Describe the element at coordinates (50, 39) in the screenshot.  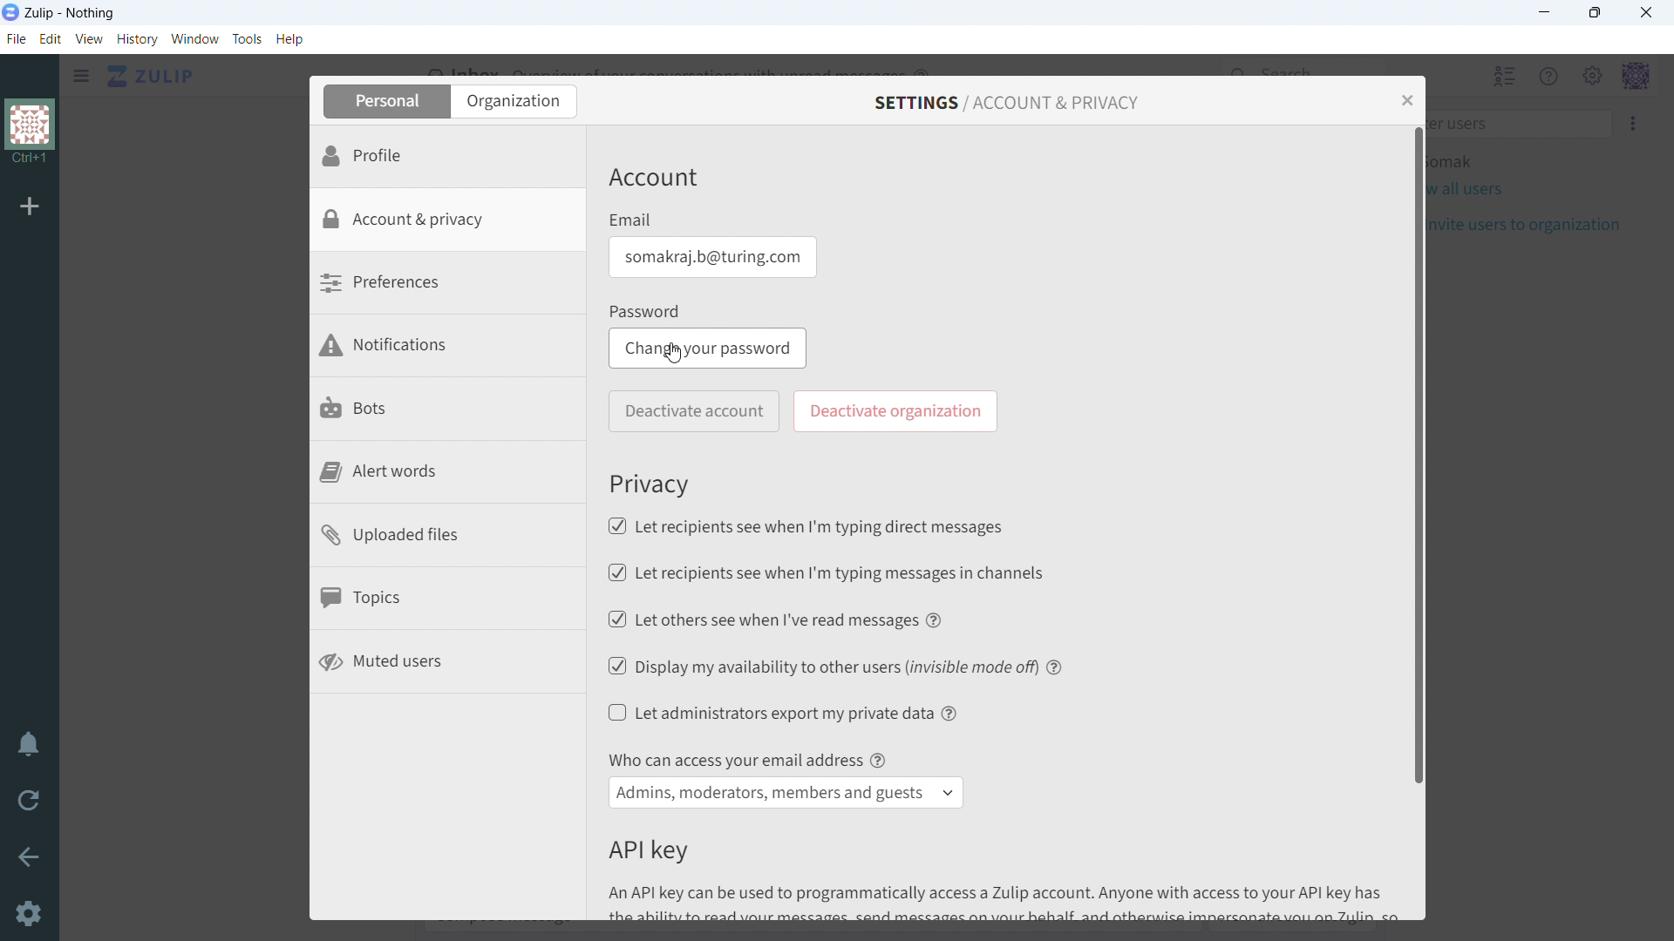
I see `edit` at that location.